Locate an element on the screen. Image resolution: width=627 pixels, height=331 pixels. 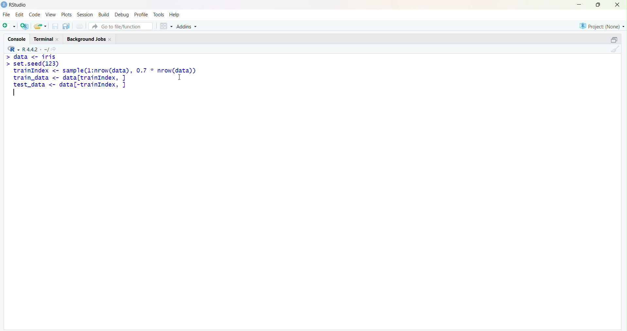
Console is located at coordinates (18, 38).